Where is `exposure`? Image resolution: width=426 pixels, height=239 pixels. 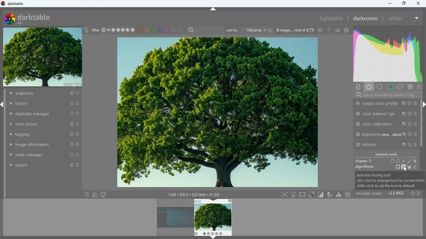
exposure is located at coordinates (384, 134).